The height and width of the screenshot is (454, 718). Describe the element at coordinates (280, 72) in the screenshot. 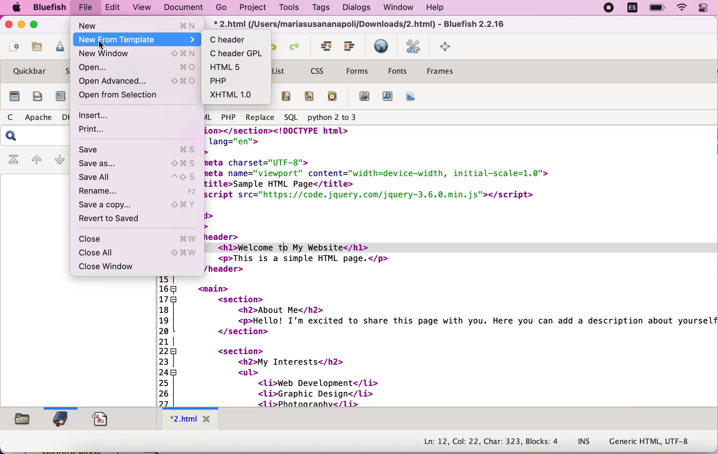

I see `list` at that location.